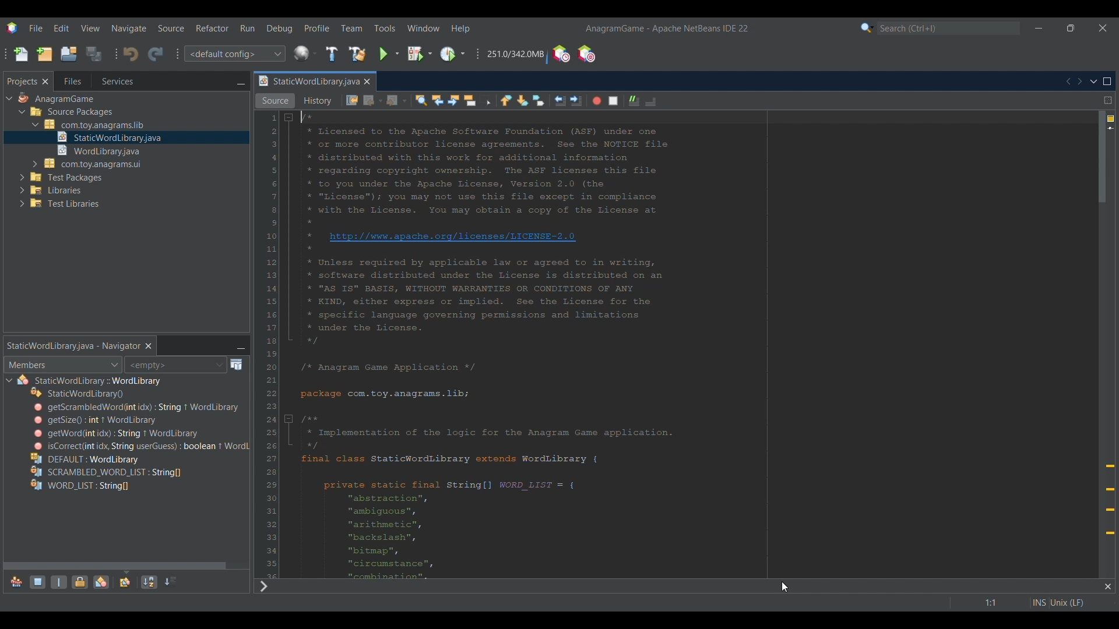 This screenshot has height=629, width=1119. Describe the element at coordinates (22, 82) in the screenshot. I see `Current selection` at that location.